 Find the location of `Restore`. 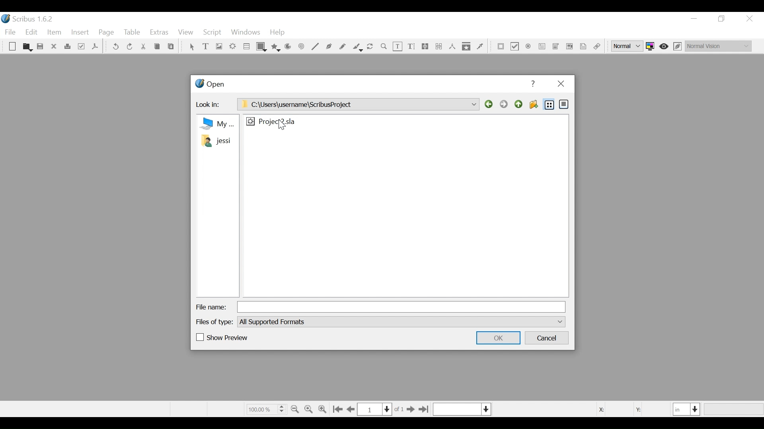

Restore is located at coordinates (722, 19).